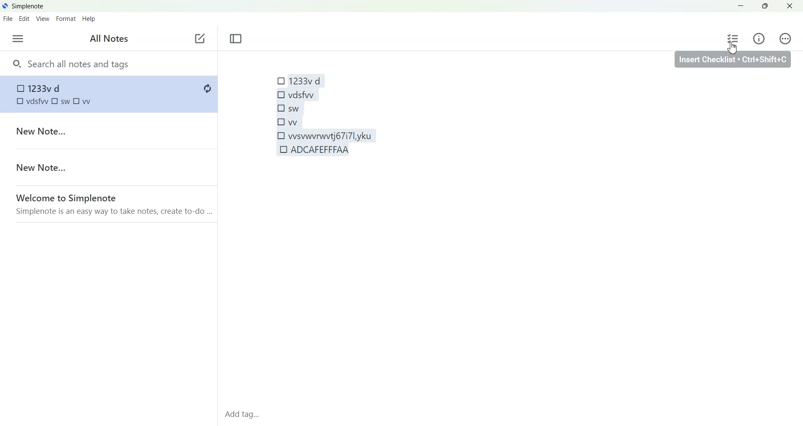  I want to click on New Note , so click(108, 131).